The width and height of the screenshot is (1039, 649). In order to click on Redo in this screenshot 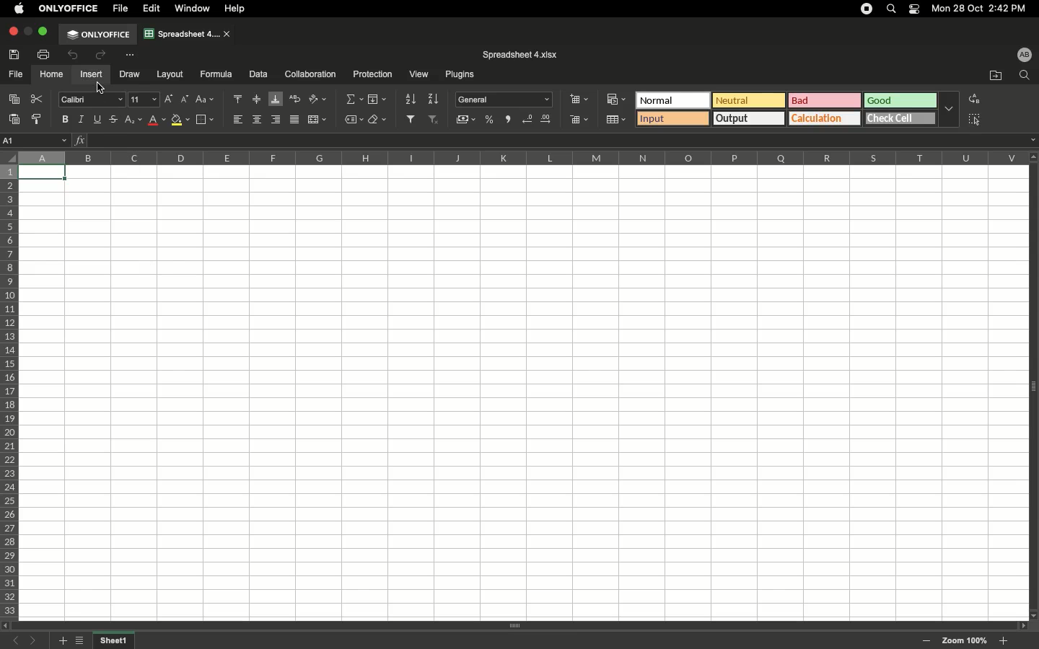, I will do `click(100, 55)`.